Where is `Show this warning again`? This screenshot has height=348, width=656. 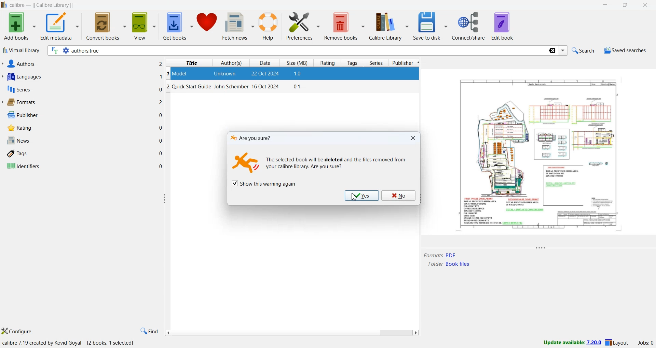 Show this warning again is located at coordinates (264, 183).